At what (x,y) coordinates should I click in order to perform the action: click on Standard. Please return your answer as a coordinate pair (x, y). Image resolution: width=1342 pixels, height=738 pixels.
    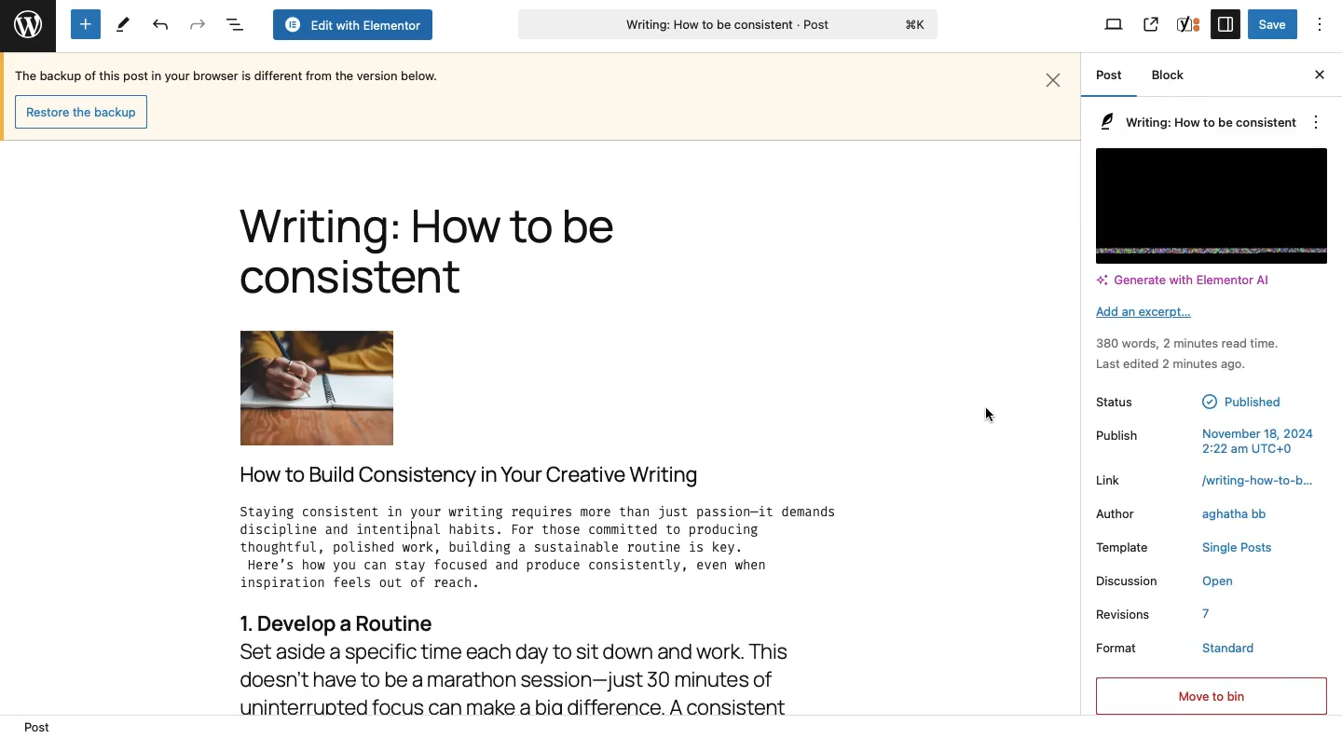
    Looking at the image, I should click on (1228, 649).